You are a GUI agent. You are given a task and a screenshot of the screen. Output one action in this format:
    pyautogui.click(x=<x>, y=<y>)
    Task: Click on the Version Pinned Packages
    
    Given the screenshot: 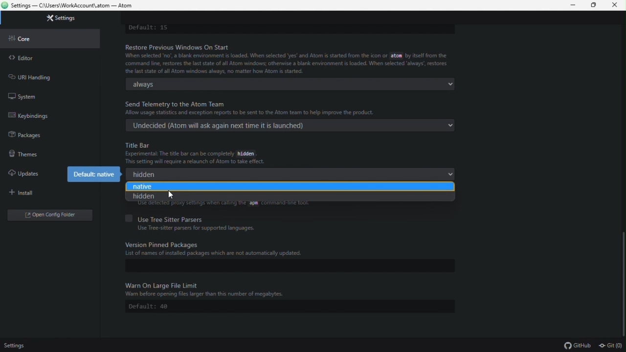 What is the action you would take?
    pyautogui.click(x=165, y=244)
    